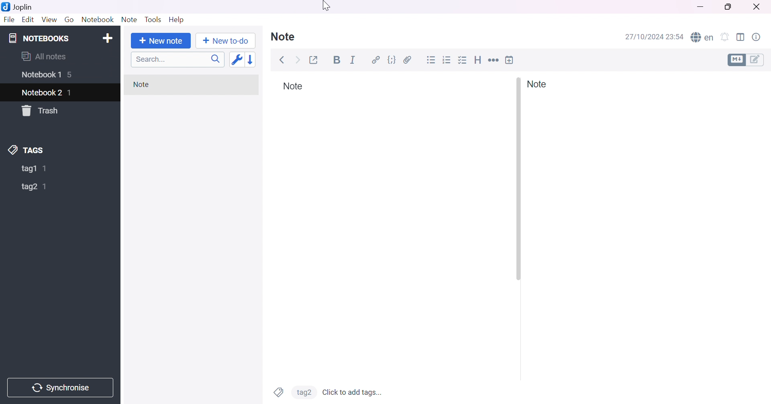 The image size is (771, 404). Describe the element at coordinates (27, 150) in the screenshot. I see `TAGS` at that location.